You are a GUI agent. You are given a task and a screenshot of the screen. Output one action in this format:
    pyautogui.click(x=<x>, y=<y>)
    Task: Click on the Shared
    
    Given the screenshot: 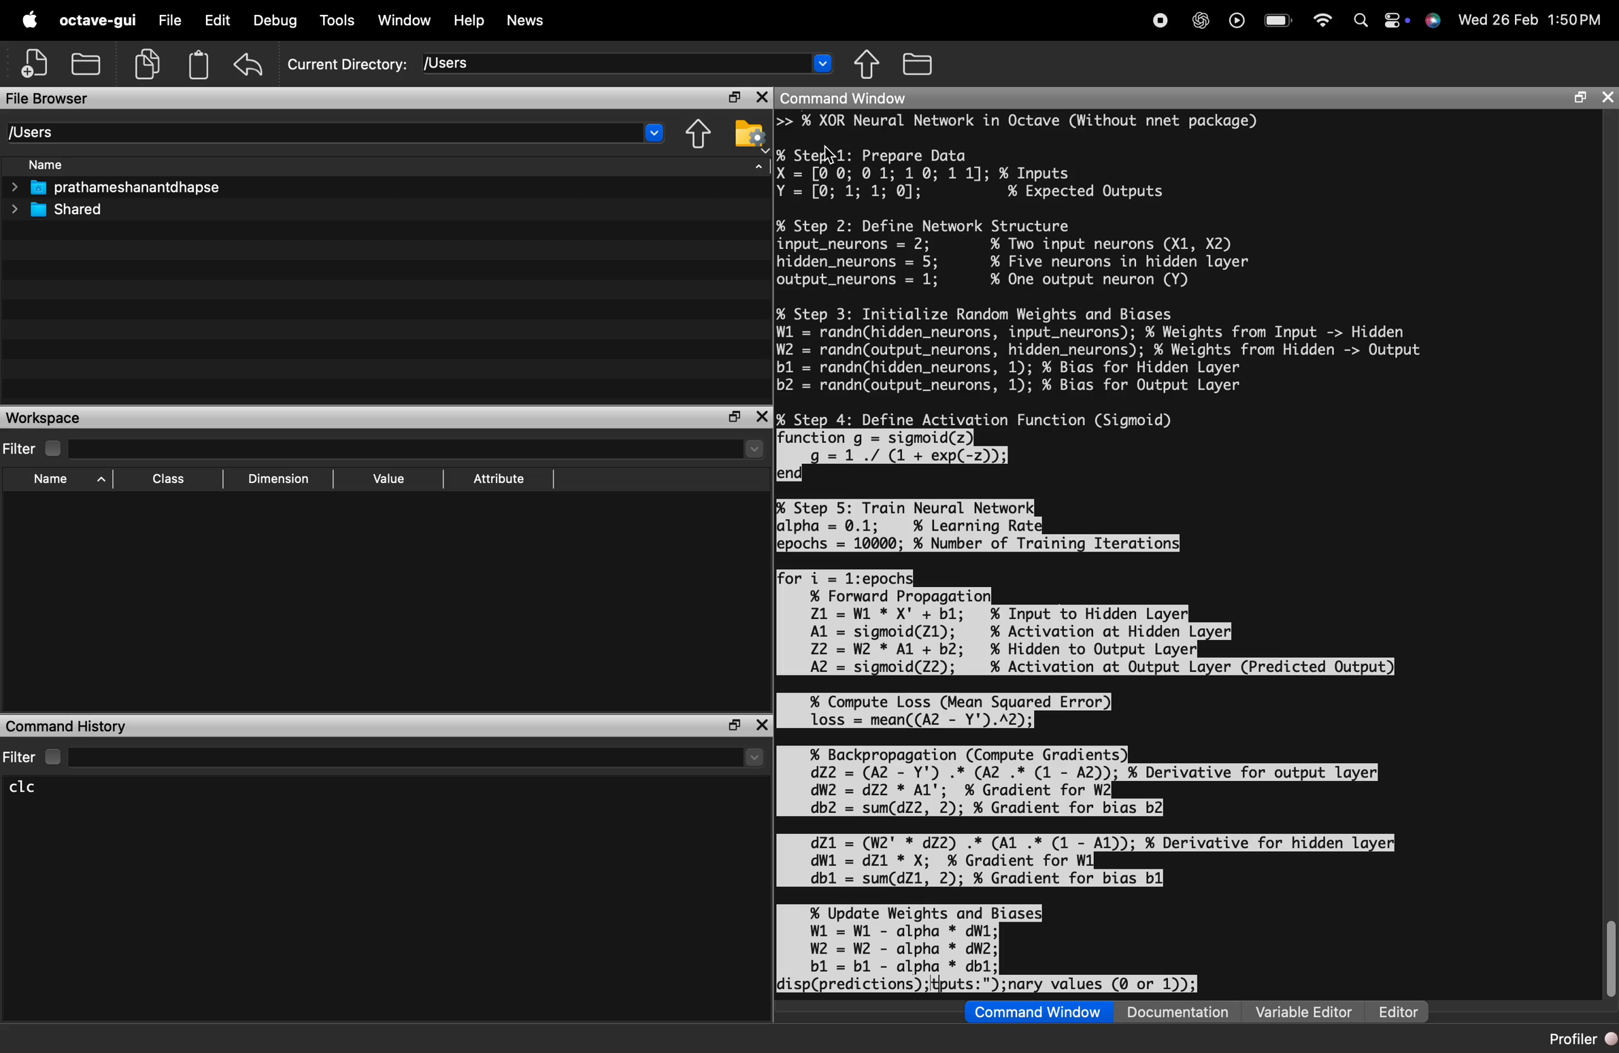 What is the action you would take?
    pyautogui.click(x=60, y=210)
    